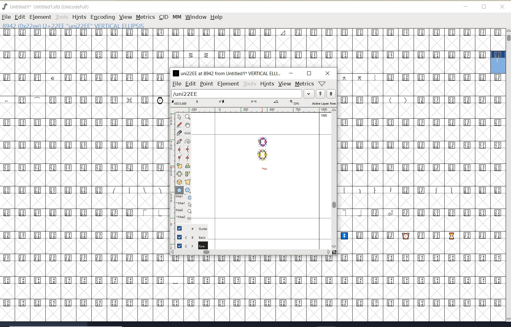 The height and width of the screenshot is (327, 511). I want to click on element, so click(228, 84).